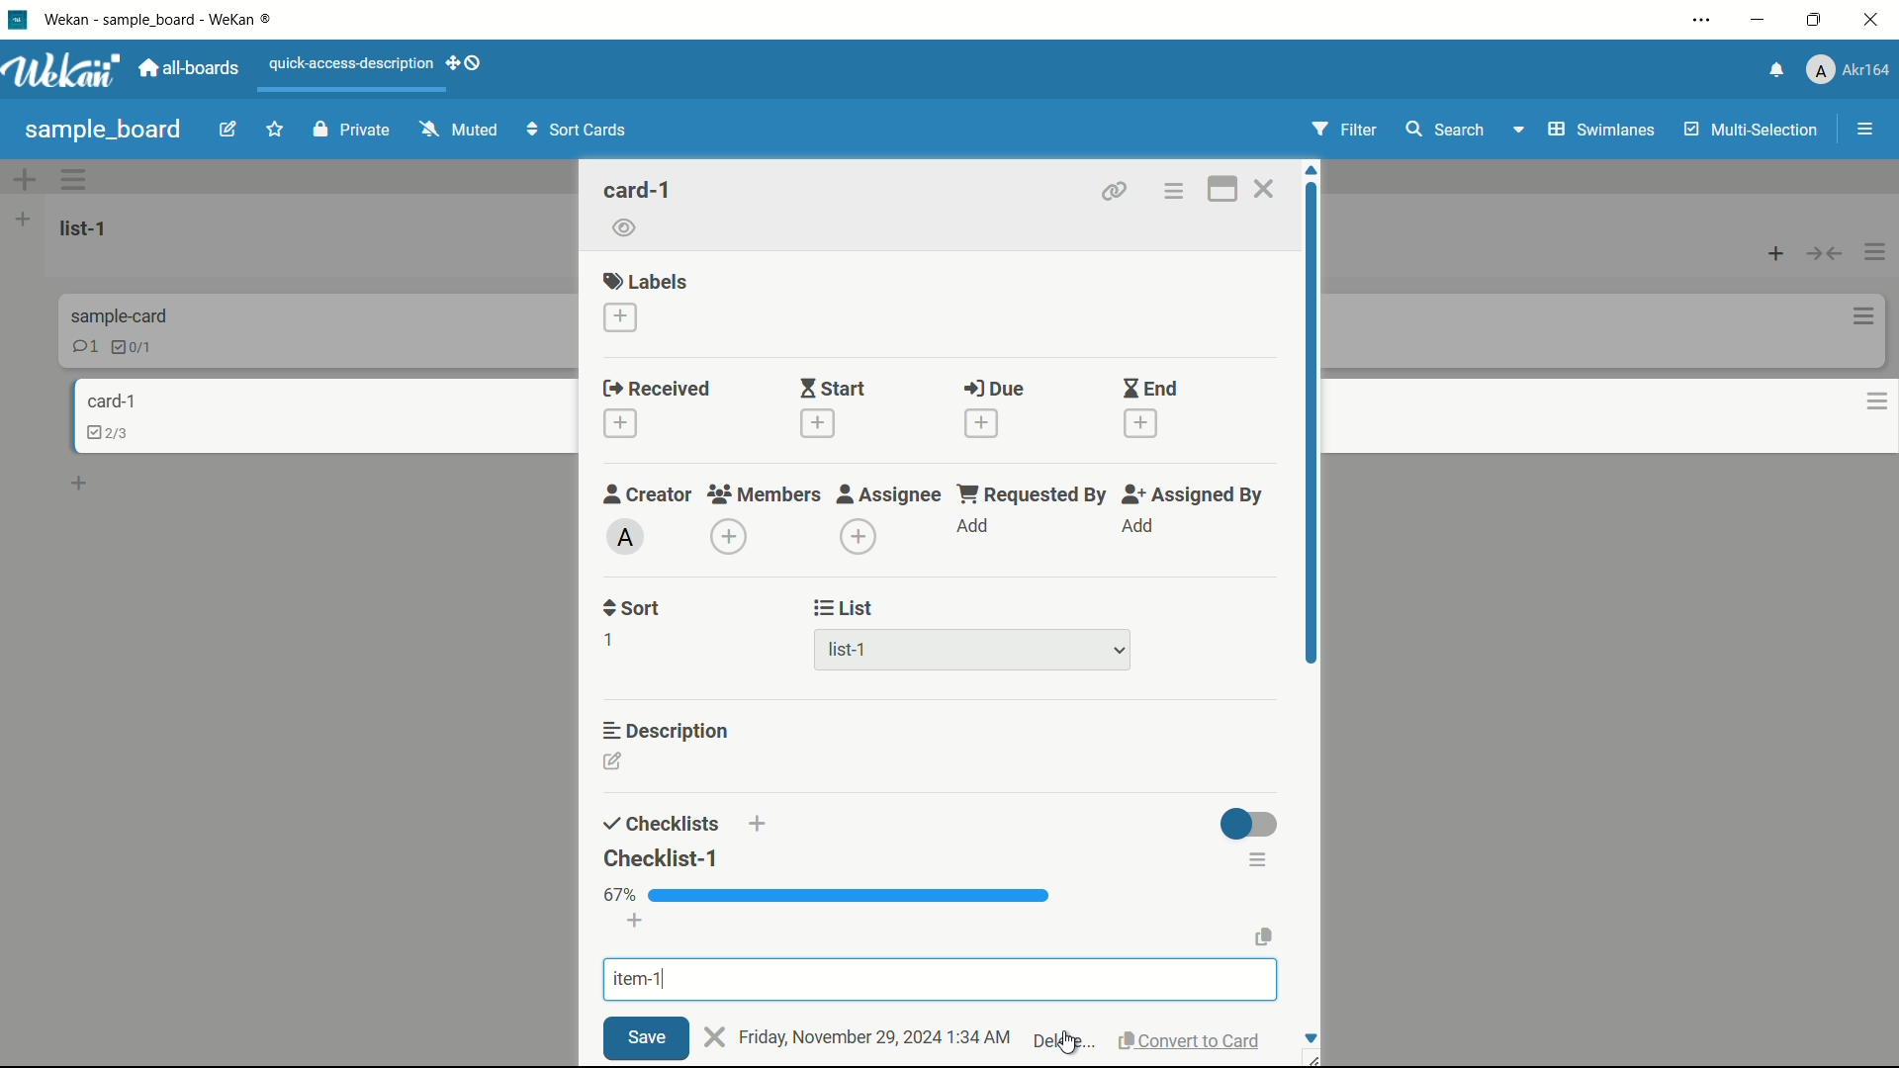  What do you see at coordinates (1855, 315) in the screenshot?
I see `card actions` at bounding box center [1855, 315].